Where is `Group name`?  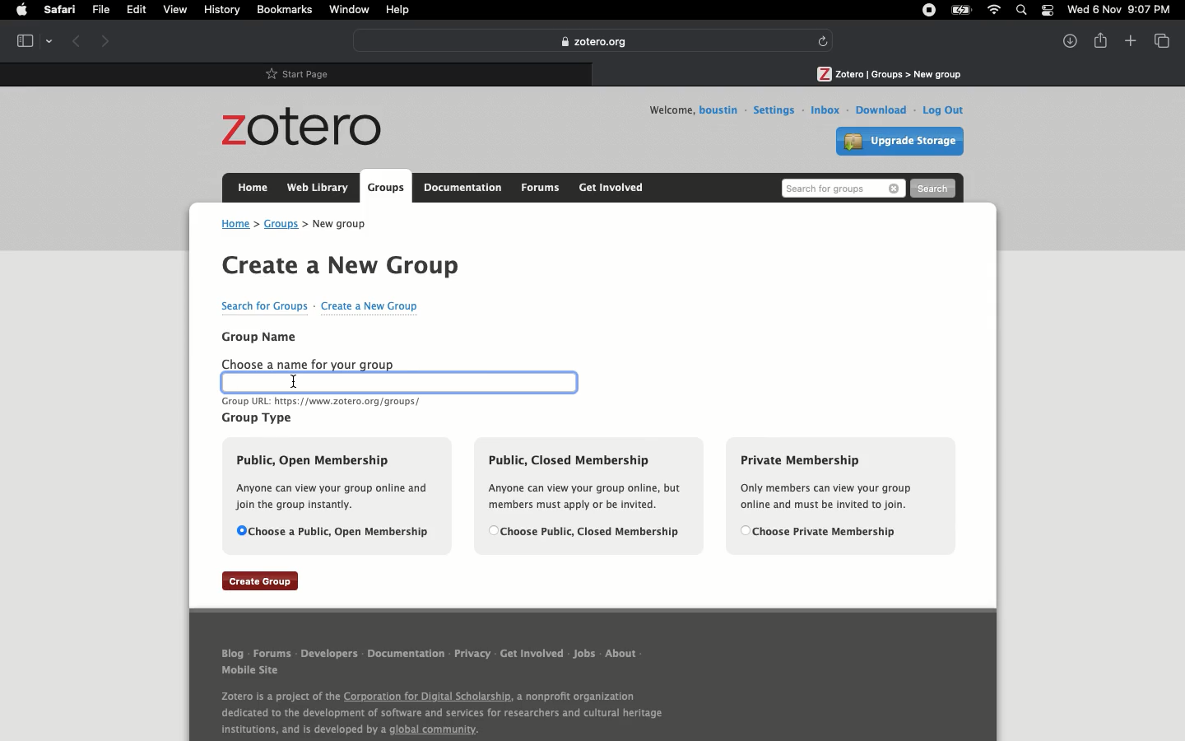 Group name is located at coordinates (259, 336).